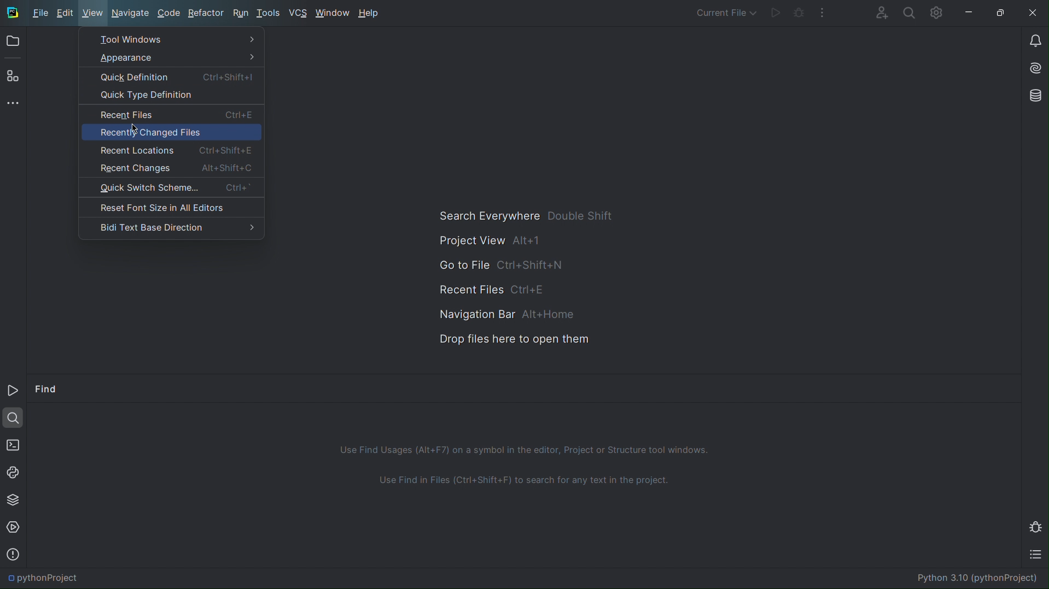 Image resolution: width=1049 pixels, height=589 pixels. I want to click on Quick Type Definition, so click(170, 97).